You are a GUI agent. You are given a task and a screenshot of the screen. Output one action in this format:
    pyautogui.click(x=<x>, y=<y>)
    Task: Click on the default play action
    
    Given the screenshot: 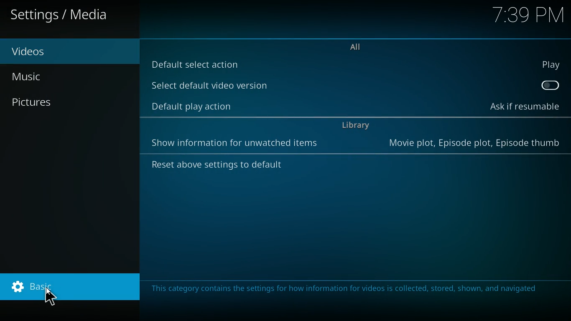 What is the action you would take?
    pyautogui.click(x=199, y=107)
    